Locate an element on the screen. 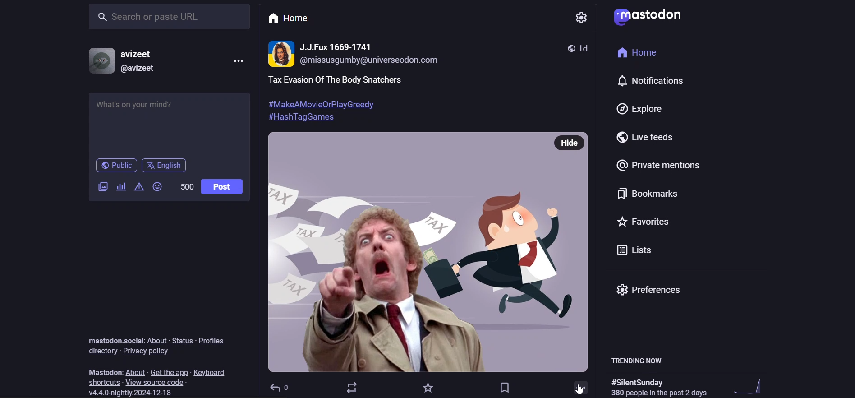  last modified is located at coordinates (588, 47).